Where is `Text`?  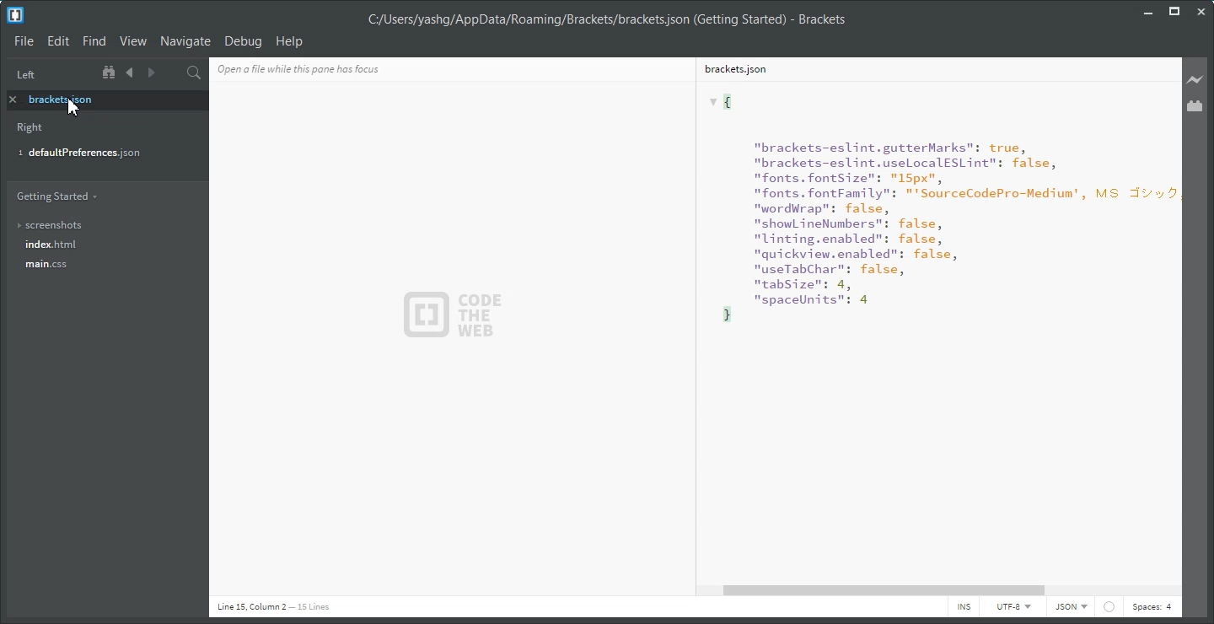 Text is located at coordinates (326, 67).